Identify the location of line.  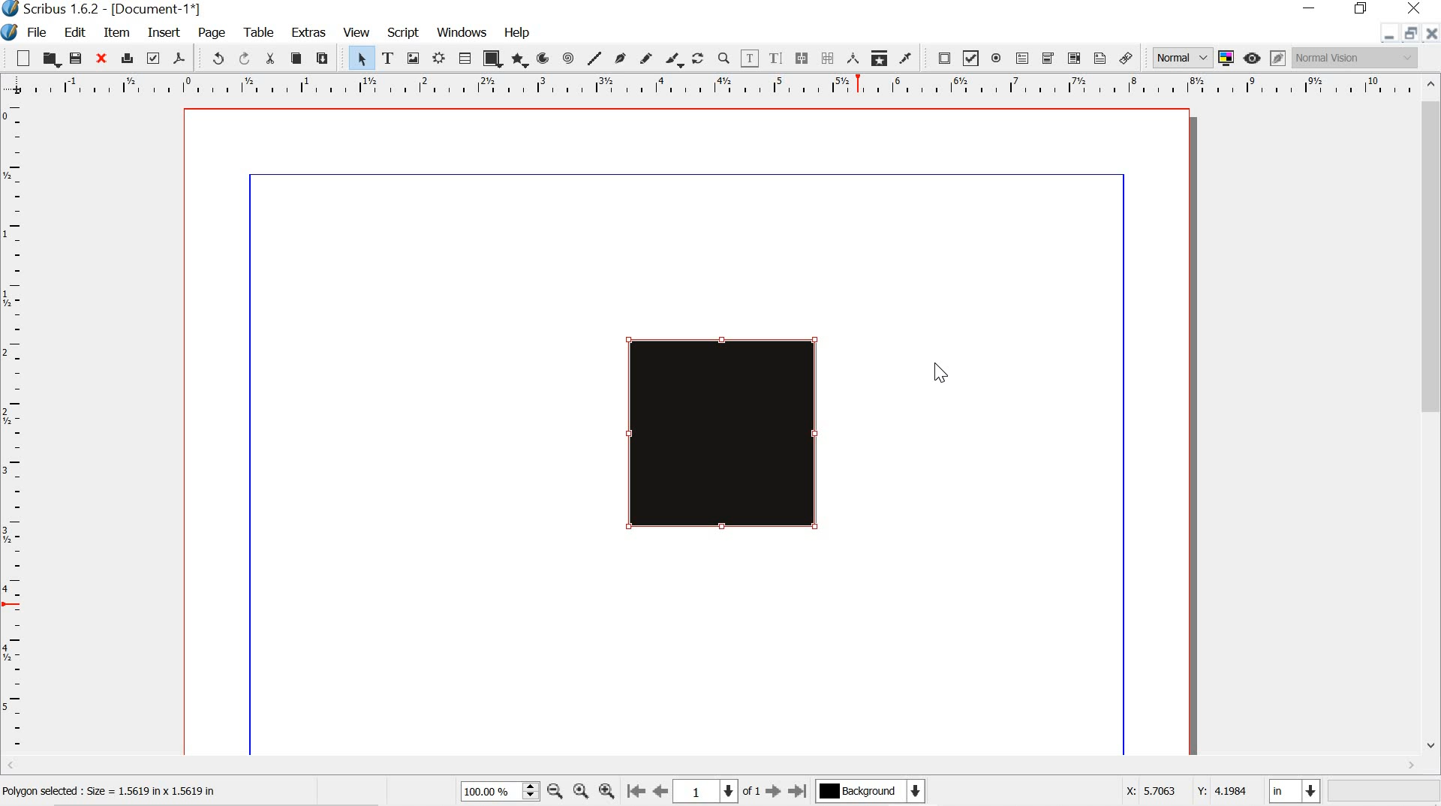
(594, 58).